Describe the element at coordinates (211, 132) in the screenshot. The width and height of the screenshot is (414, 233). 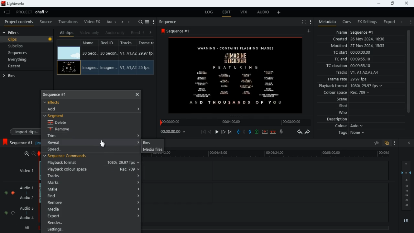
I see `back` at that location.